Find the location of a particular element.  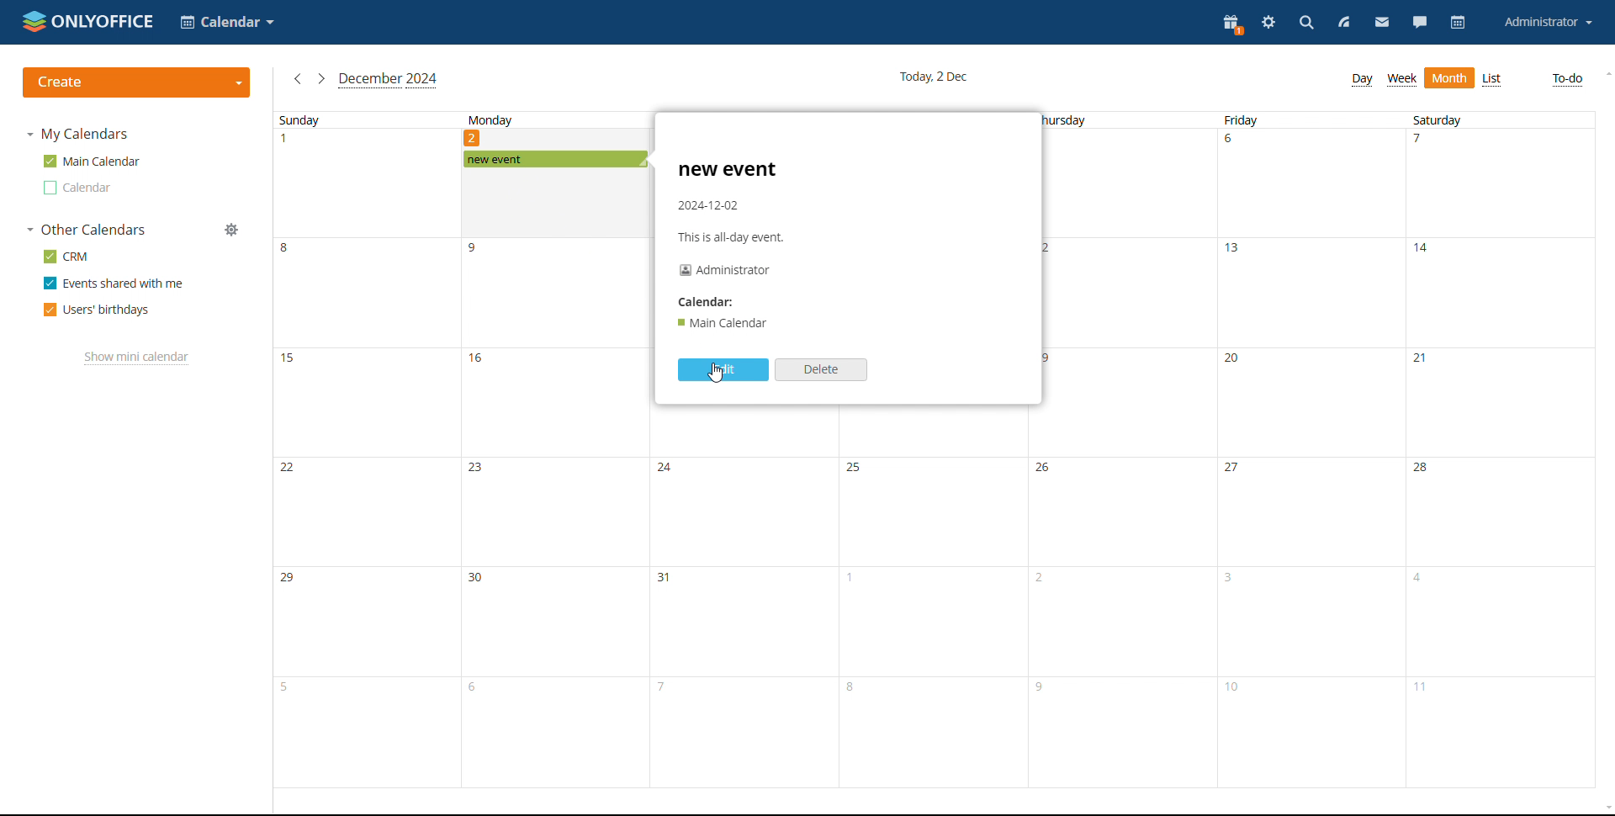

event descriiption is located at coordinates (735, 244).